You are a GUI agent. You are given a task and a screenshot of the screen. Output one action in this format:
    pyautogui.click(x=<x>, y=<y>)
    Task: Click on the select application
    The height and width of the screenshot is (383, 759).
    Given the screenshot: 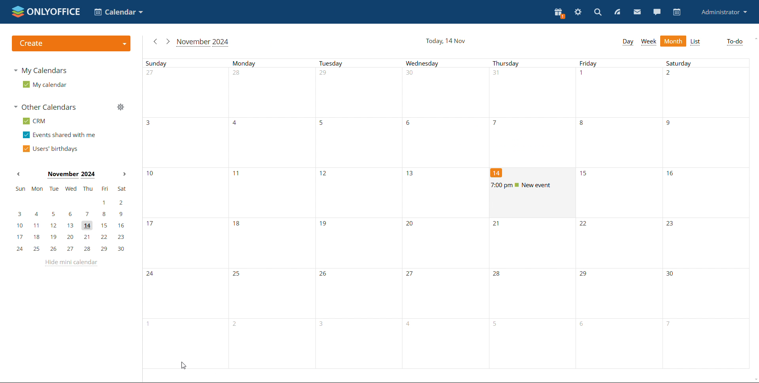 What is the action you would take?
    pyautogui.click(x=119, y=12)
    